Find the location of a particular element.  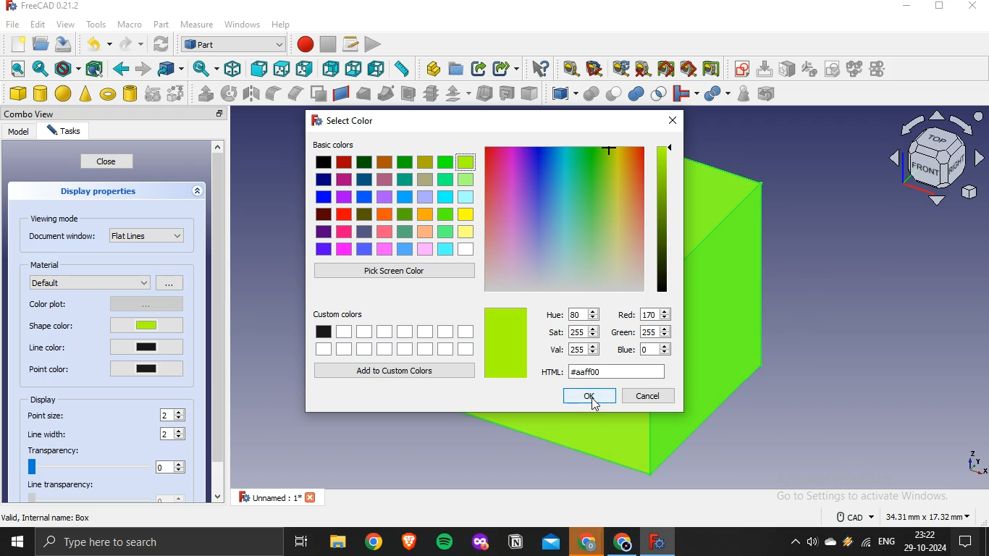

bounding box is located at coordinates (95, 69).